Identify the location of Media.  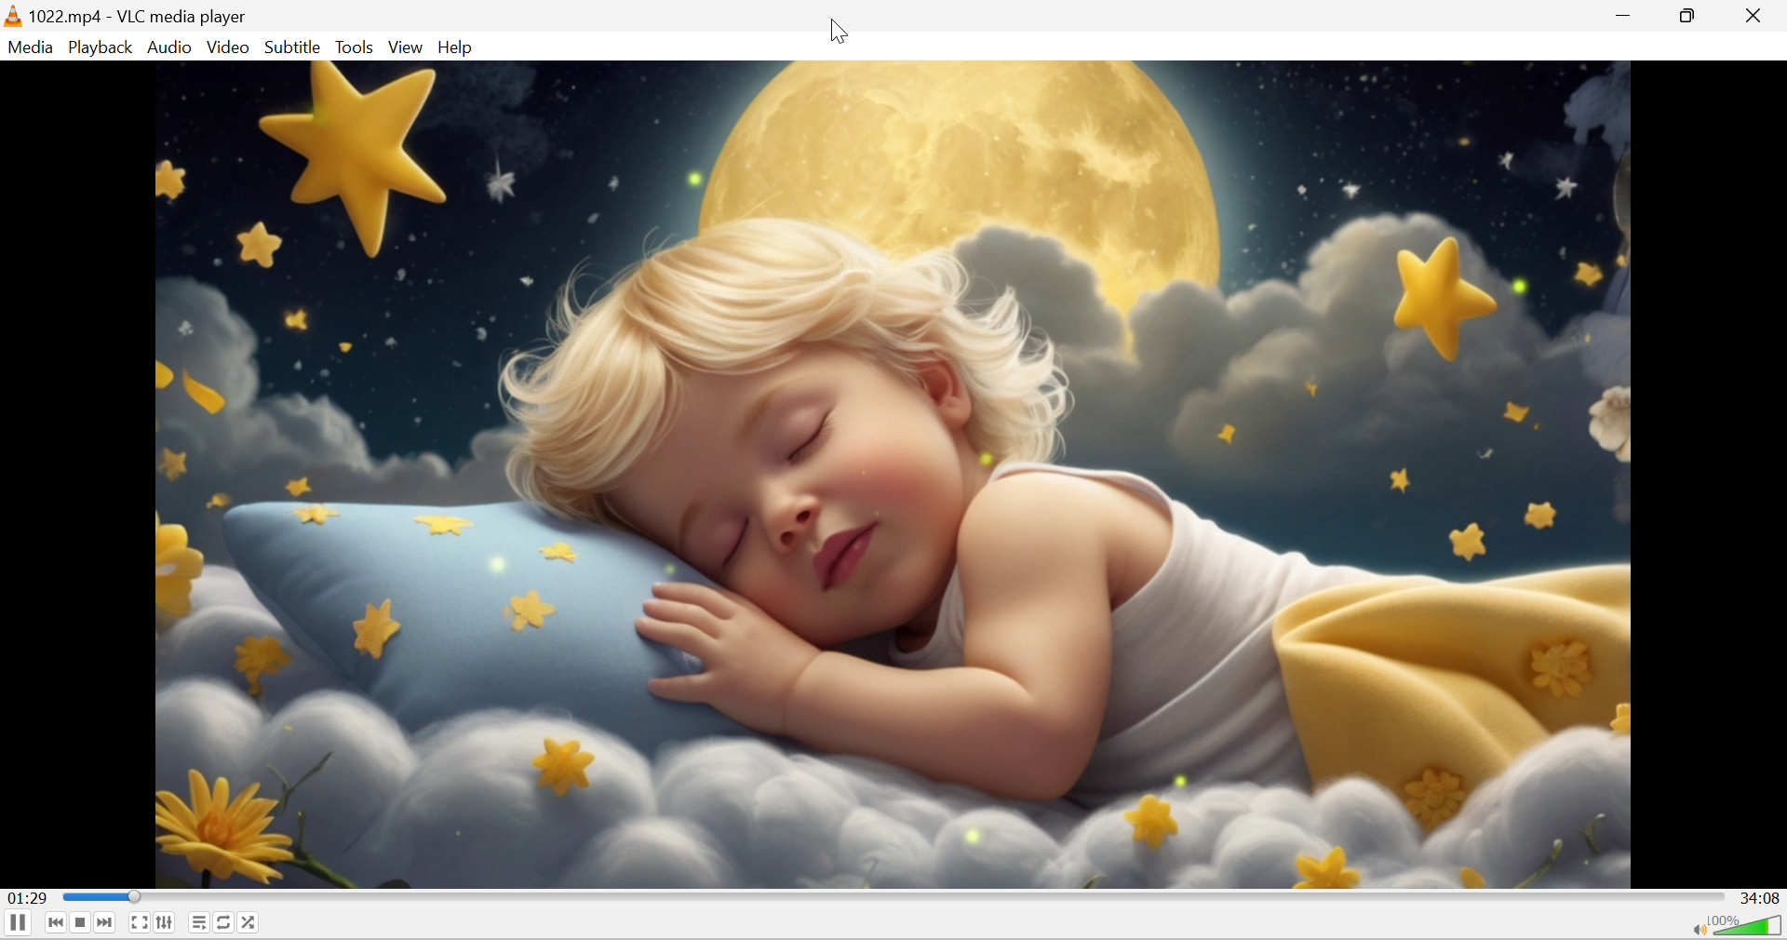
(32, 47).